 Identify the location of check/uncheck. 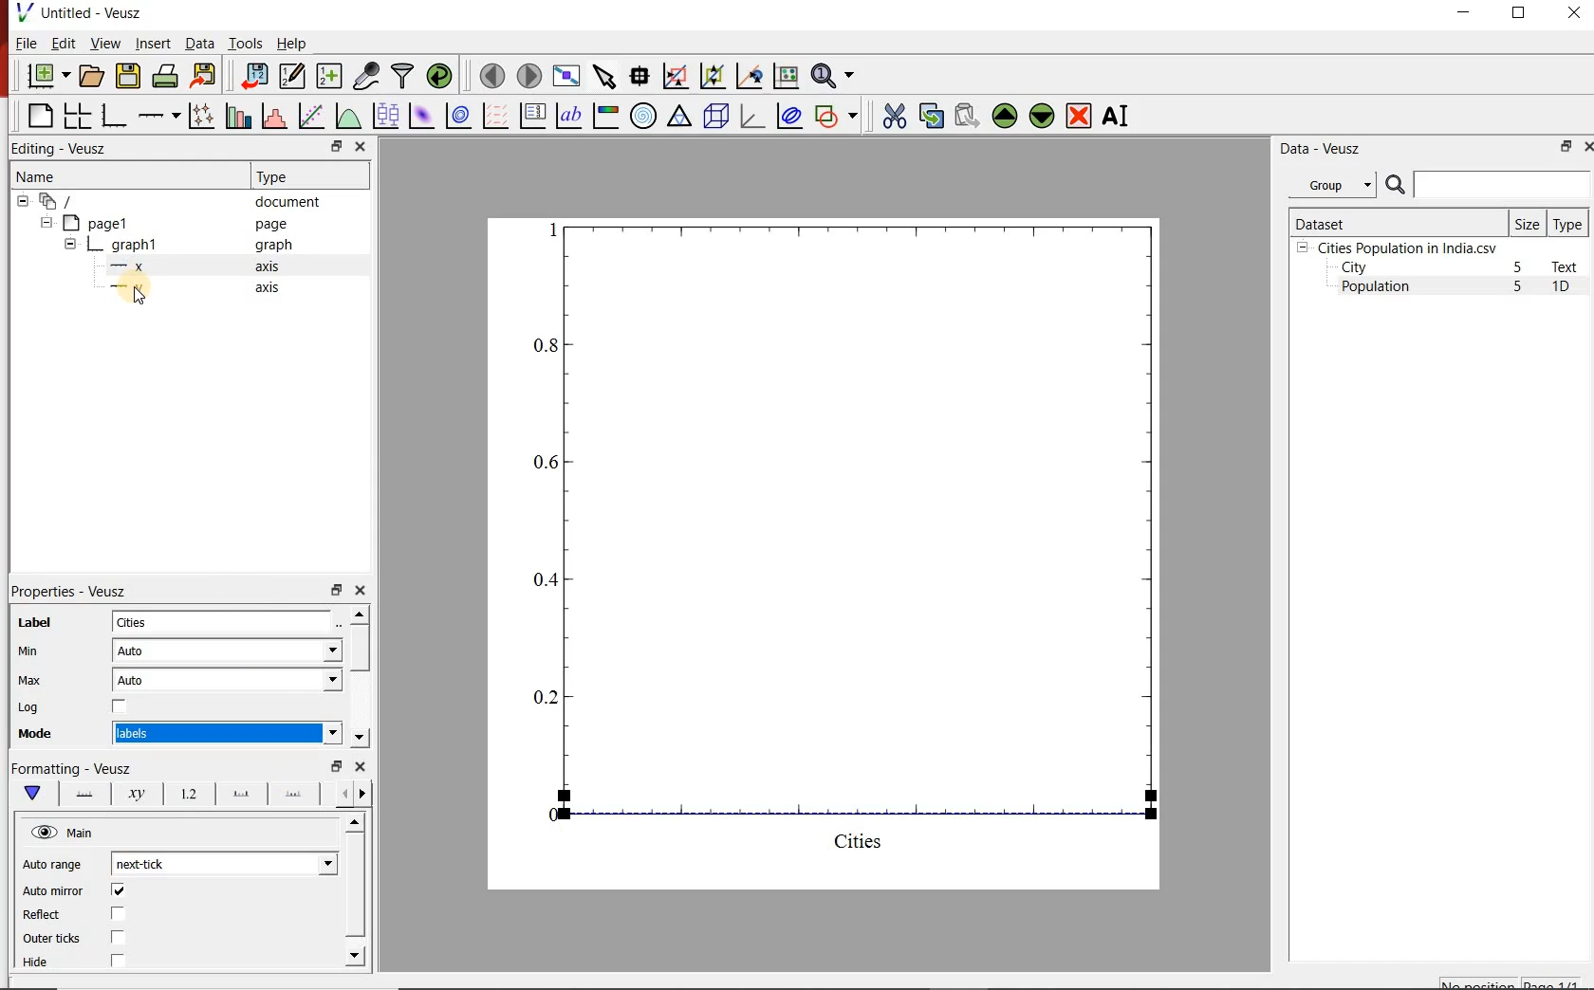
(118, 939).